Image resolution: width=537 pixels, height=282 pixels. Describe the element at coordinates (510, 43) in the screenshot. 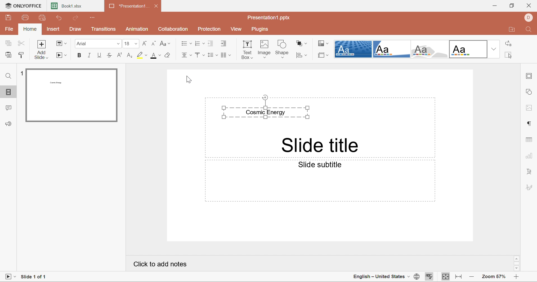

I see `Replace` at that location.